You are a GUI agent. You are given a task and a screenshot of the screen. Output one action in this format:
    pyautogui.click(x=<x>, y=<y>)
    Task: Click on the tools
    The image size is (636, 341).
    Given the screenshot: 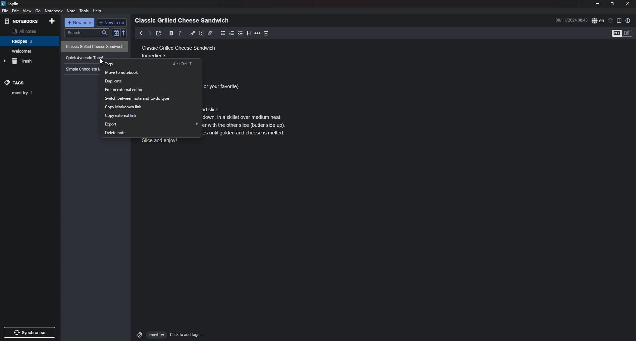 What is the action you would take?
    pyautogui.click(x=85, y=11)
    